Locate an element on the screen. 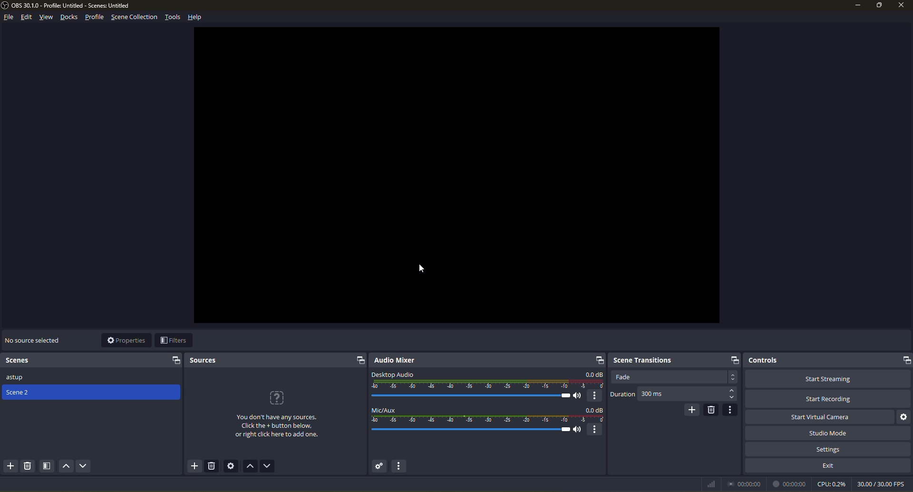 Image resolution: width=913 pixels, height=492 pixels. select down is located at coordinates (732, 398).